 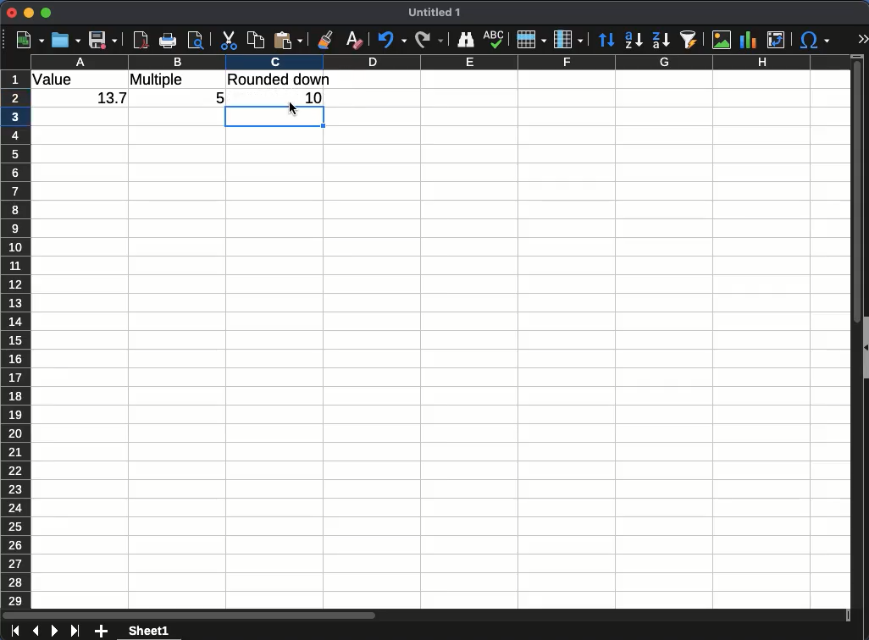 What do you see at coordinates (101, 630) in the screenshot?
I see `add sheet` at bounding box center [101, 630].